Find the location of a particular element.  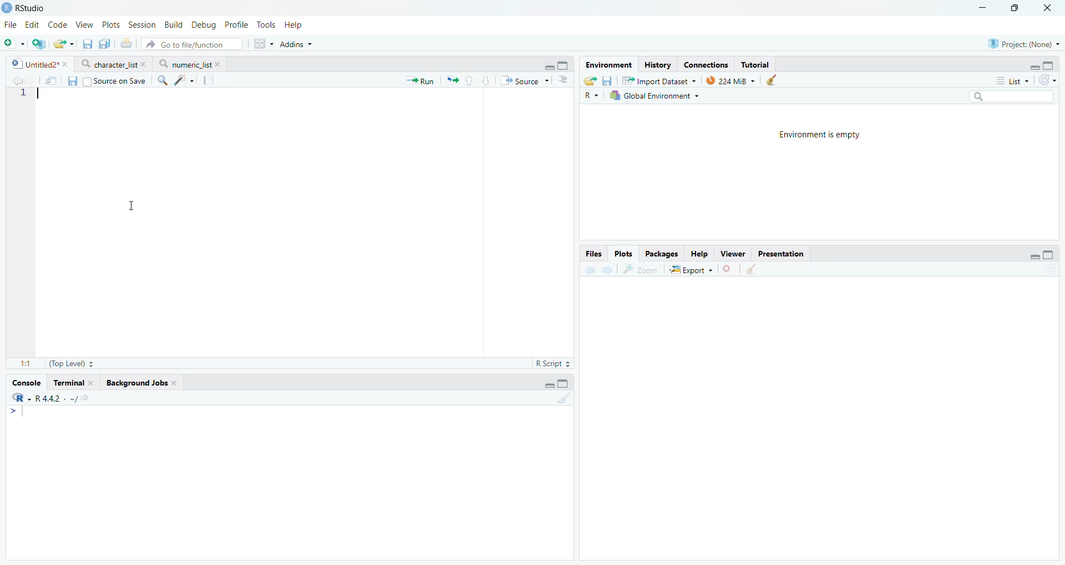

Project: (None) is located at coordinates (1022, 43).